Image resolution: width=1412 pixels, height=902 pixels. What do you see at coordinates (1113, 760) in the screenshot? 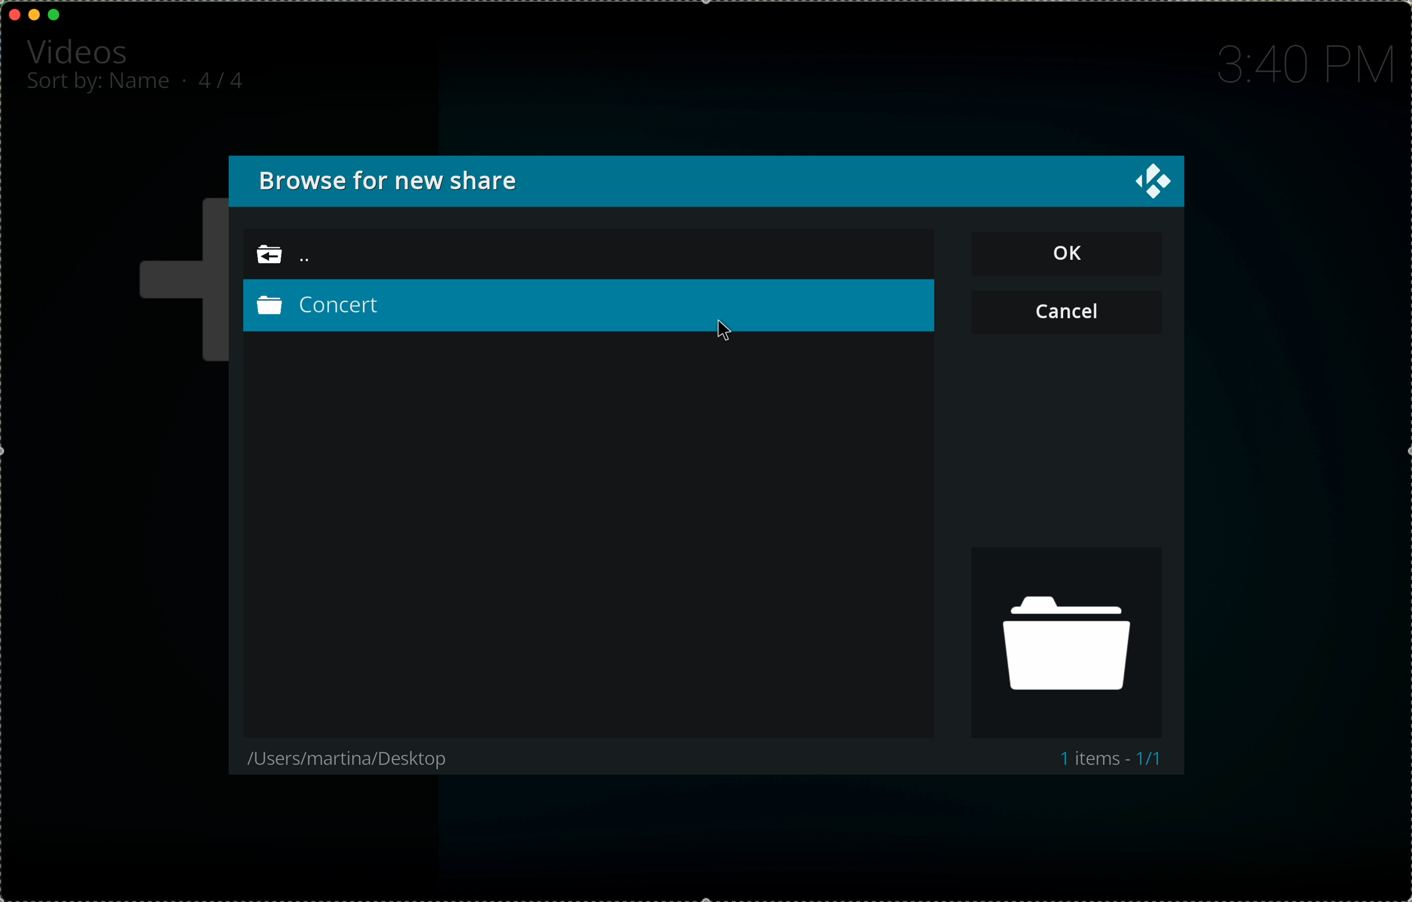
I see `1 items 1/1` at bounding box center [1113, 760].